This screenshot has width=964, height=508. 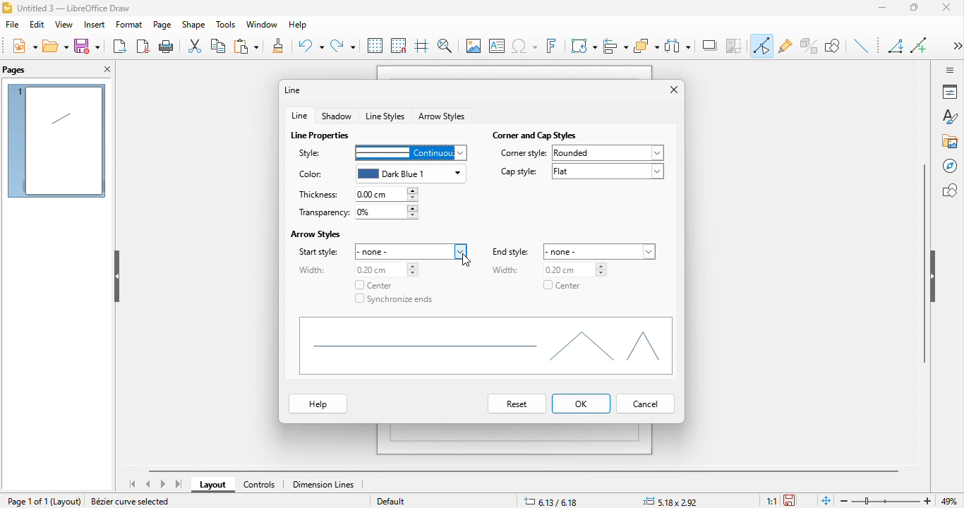 What do you see at coordinates (471, 45) in the screenshot?
I see `image` at bounding box center [471, 45].